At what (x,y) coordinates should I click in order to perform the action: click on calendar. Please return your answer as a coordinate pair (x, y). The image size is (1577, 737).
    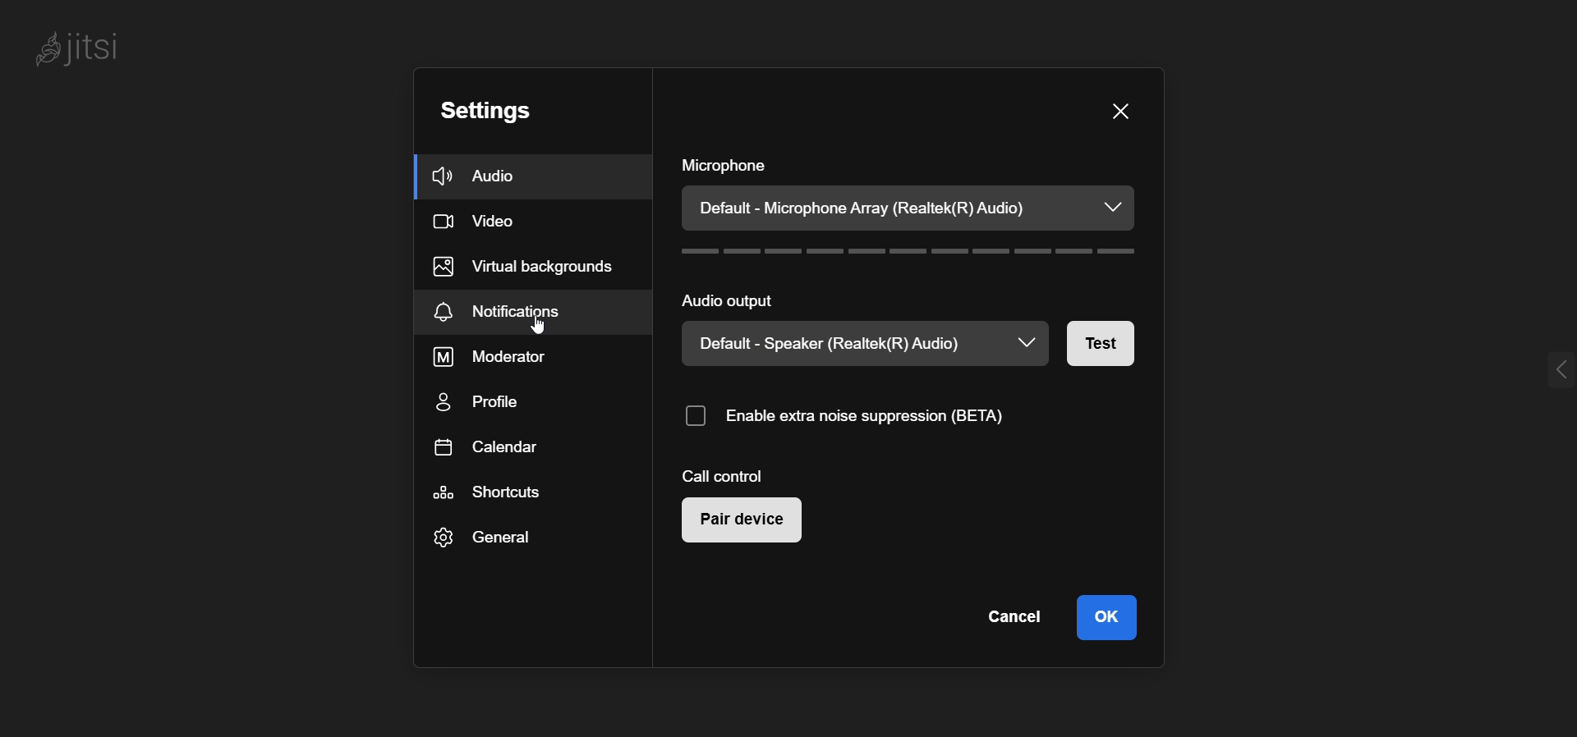
    Looking at the image, I should click on (494, 448).